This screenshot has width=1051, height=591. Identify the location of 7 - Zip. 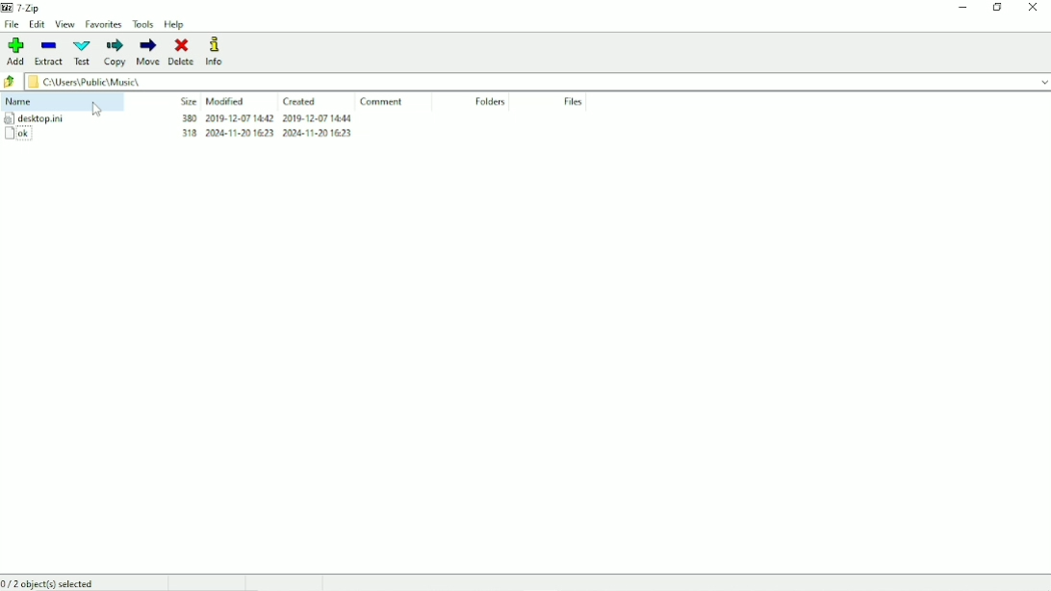
(23, 8).